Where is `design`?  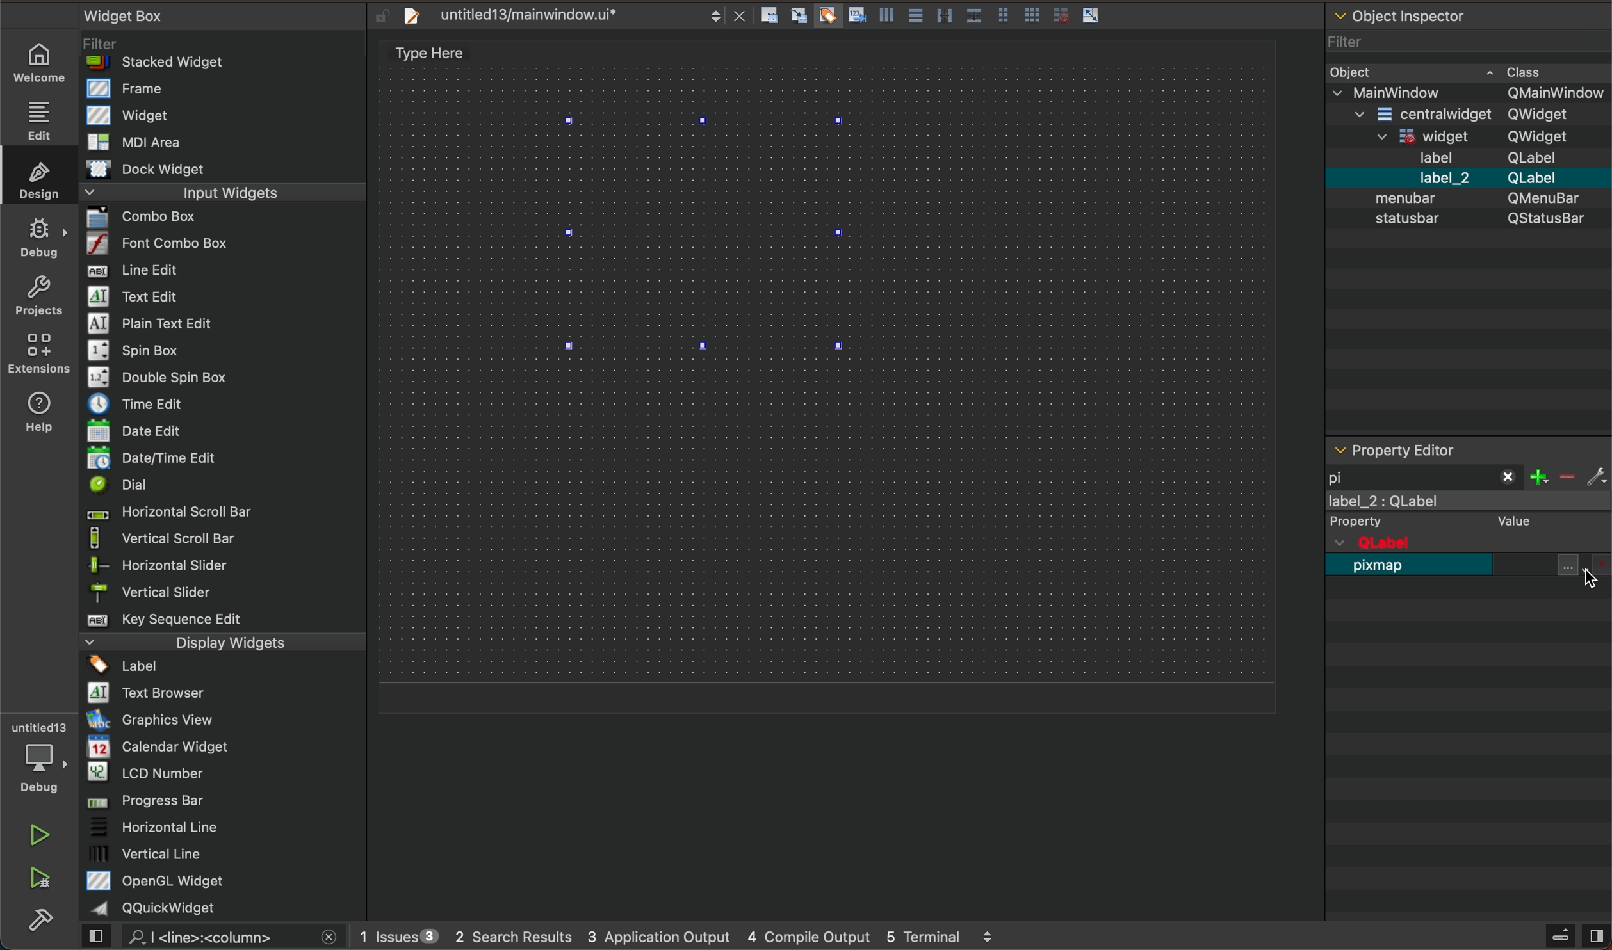 design is located at coordinates (38, 177).